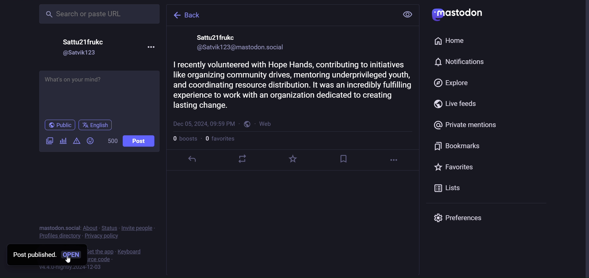 The image size is (589, 278). I want to click on image/videos, so click(49, 141).